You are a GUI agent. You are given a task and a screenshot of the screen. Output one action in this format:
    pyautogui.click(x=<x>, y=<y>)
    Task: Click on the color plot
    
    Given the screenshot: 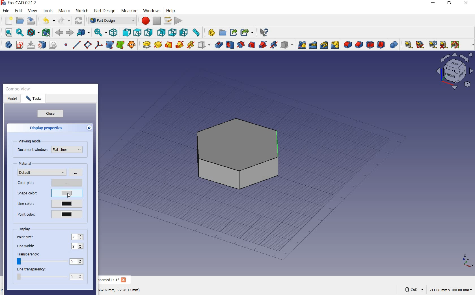 What is the action you would take?
    pyautogui.click(x=30, y=183)
    